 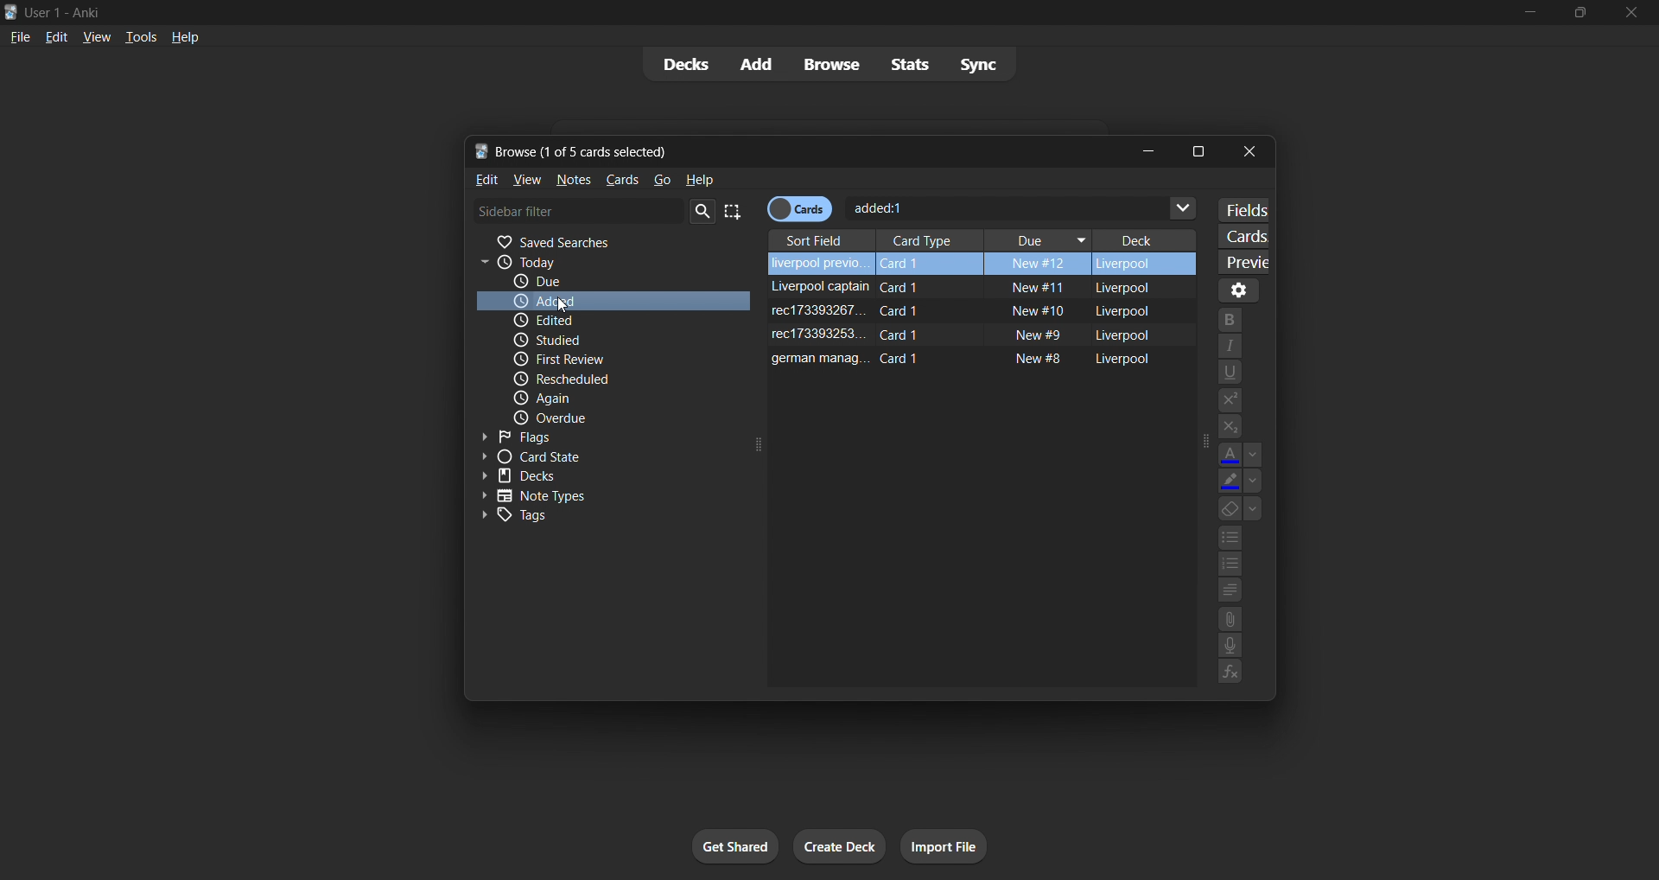 What do you see at coordinates (1633, 16) in the screenshot?
I see `close` at bounding box center [1633, 16].